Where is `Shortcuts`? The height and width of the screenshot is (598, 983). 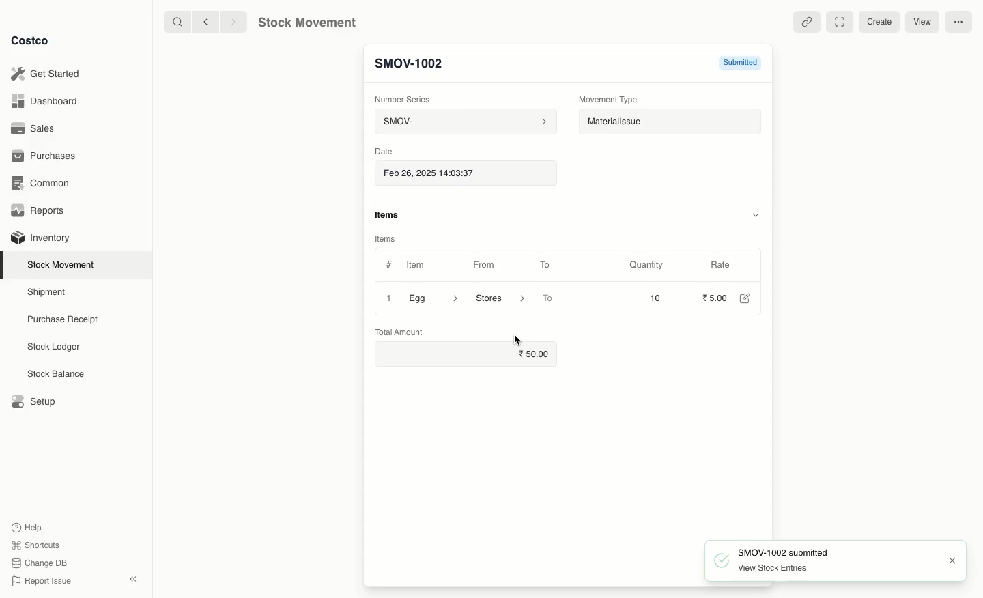
Shortcuts is located at coordinates (35, 543).